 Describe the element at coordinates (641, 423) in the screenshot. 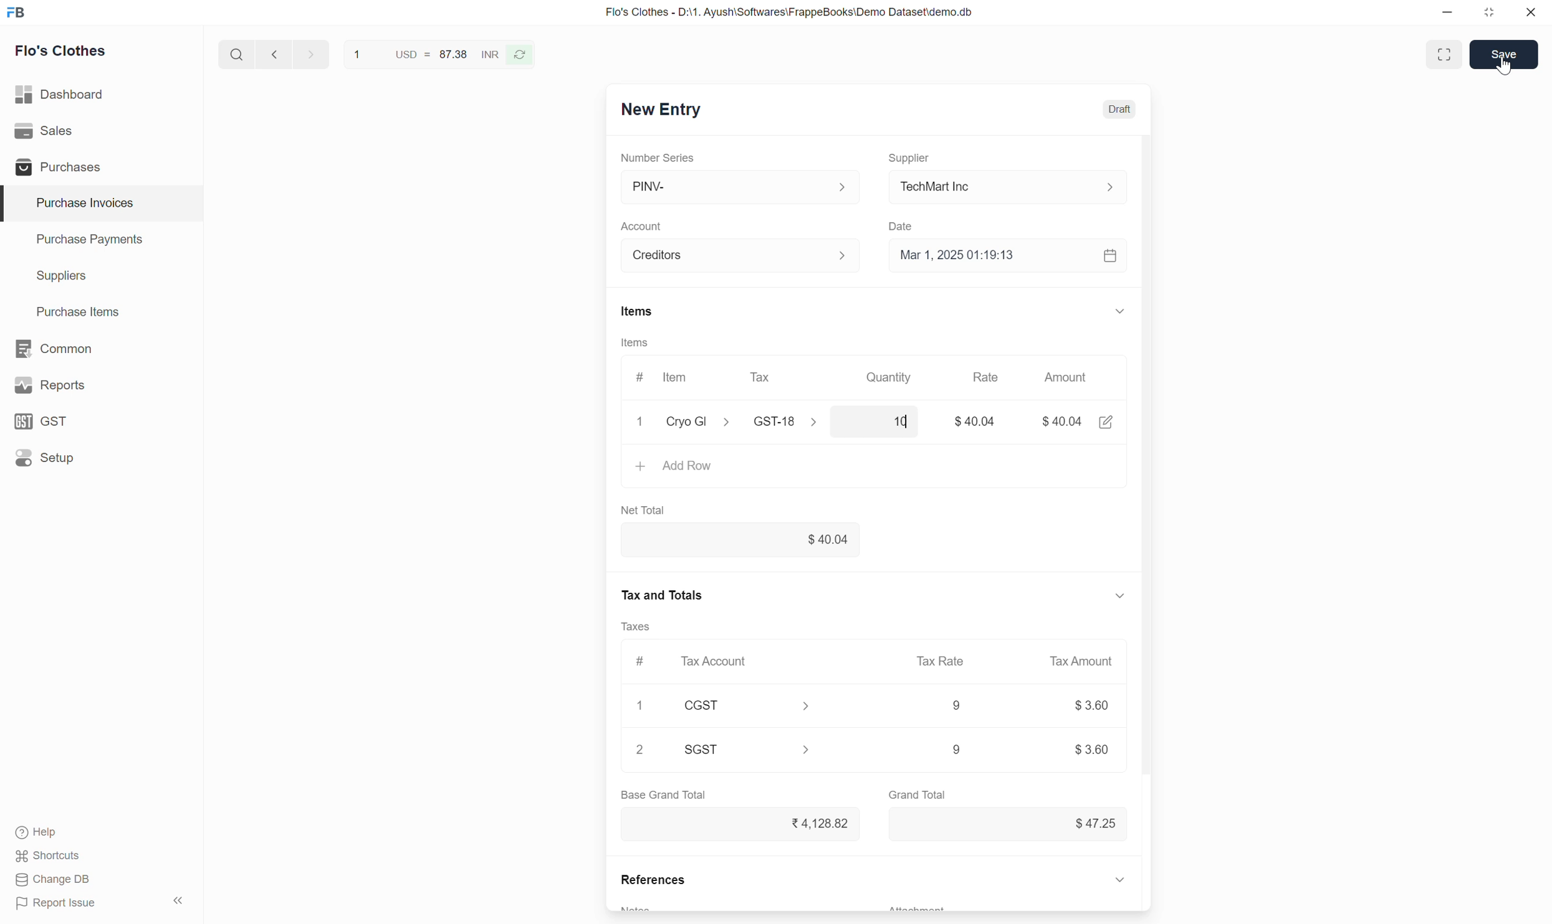

I see `x` at that location.